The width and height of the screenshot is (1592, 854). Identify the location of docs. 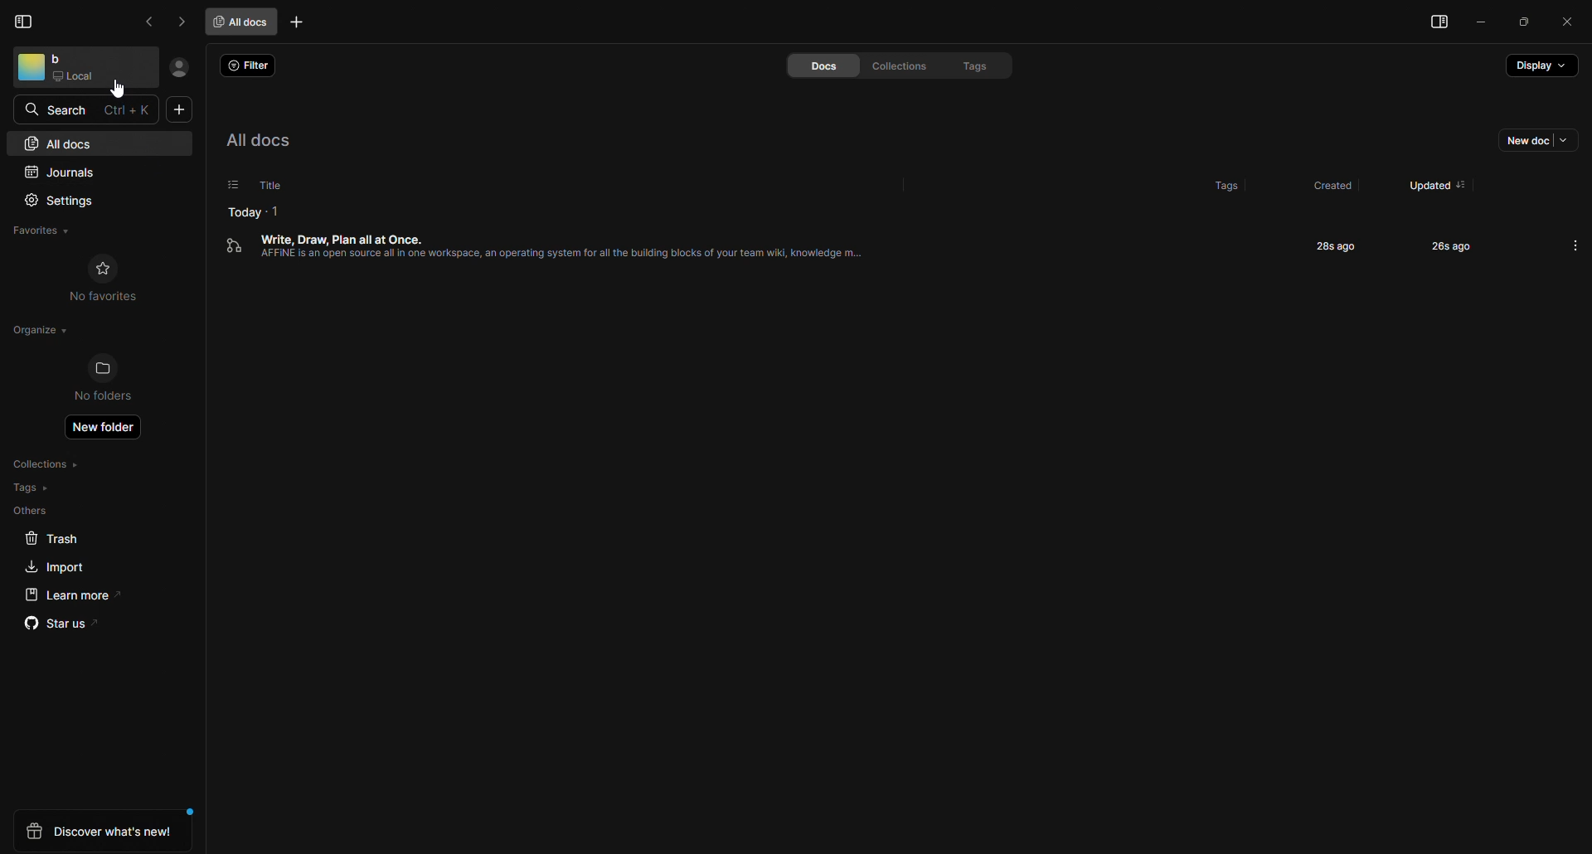
(808, 66).